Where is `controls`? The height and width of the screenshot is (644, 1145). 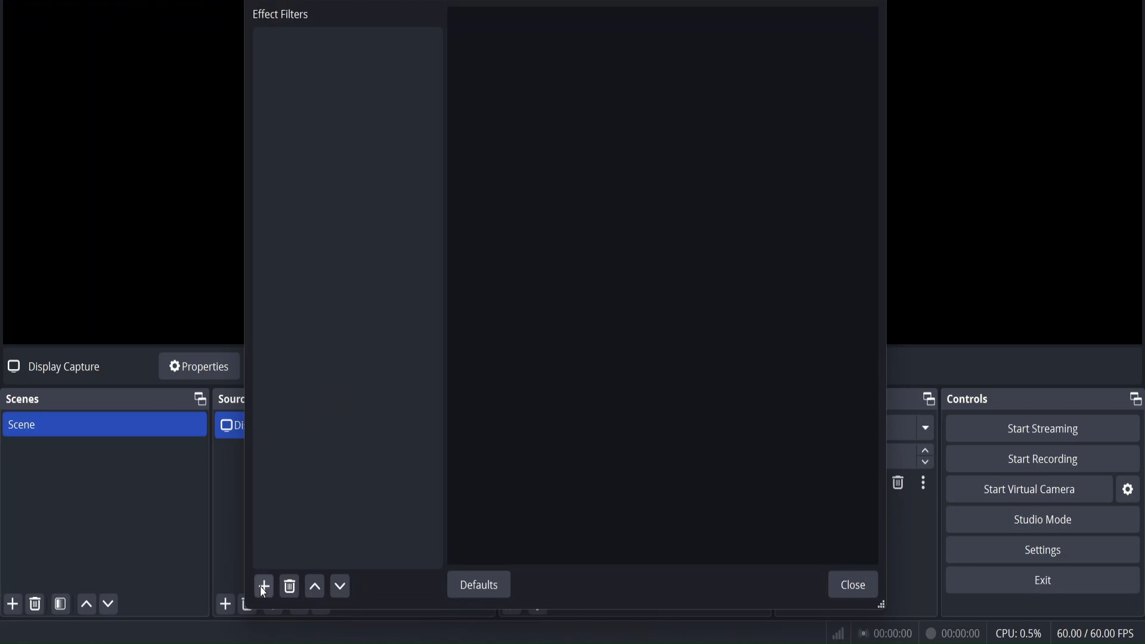
controls is located at coordinates (970, 399).